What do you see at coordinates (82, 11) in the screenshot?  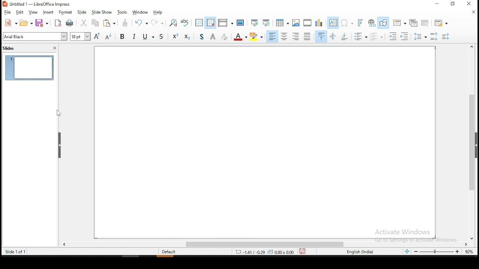 I see `slide` at bounding box center [82, 11].